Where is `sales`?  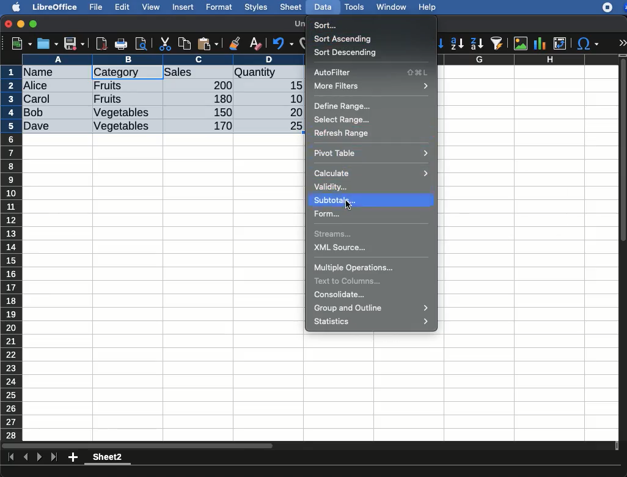
sales is located at coordinates (199, 73).